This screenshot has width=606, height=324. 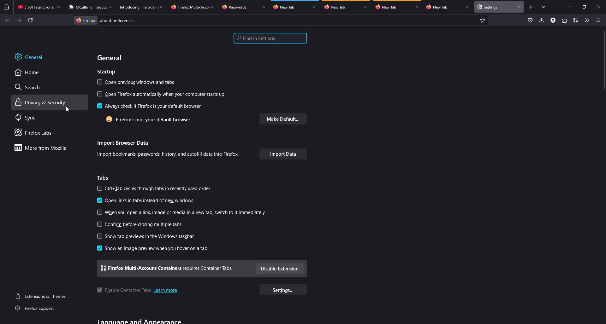 I want to click on close, so click(x=365, y=7).